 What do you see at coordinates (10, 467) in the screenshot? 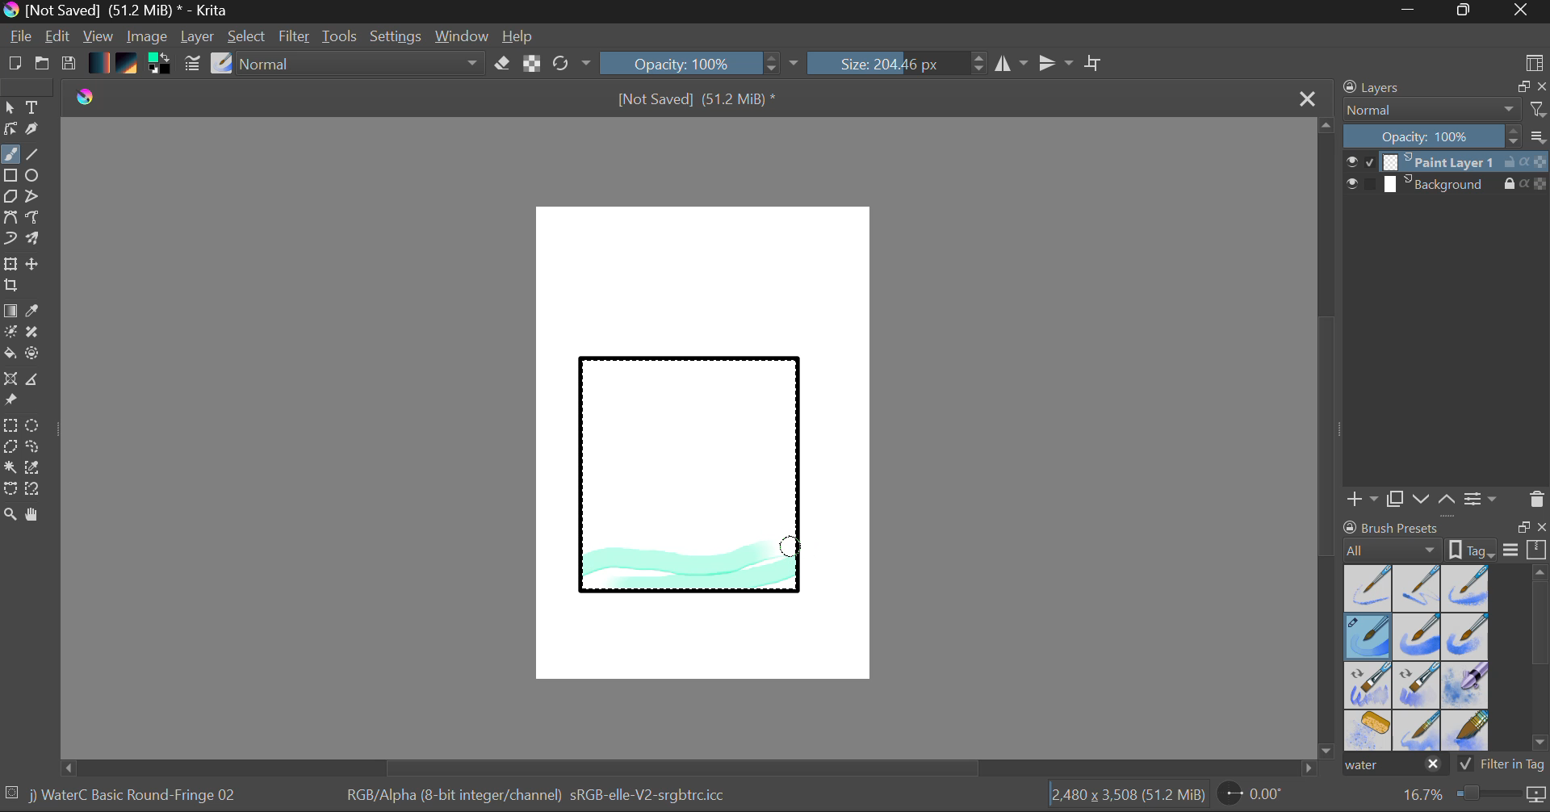
I see `Continuous Selection` at bounding box center [10, 467].